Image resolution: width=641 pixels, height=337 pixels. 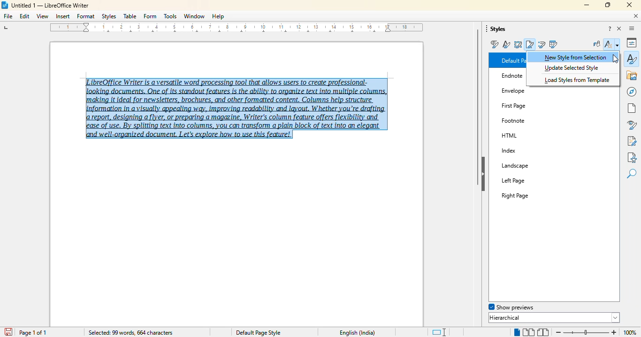 I want to click on style inspector, so click(x=632, y=125).